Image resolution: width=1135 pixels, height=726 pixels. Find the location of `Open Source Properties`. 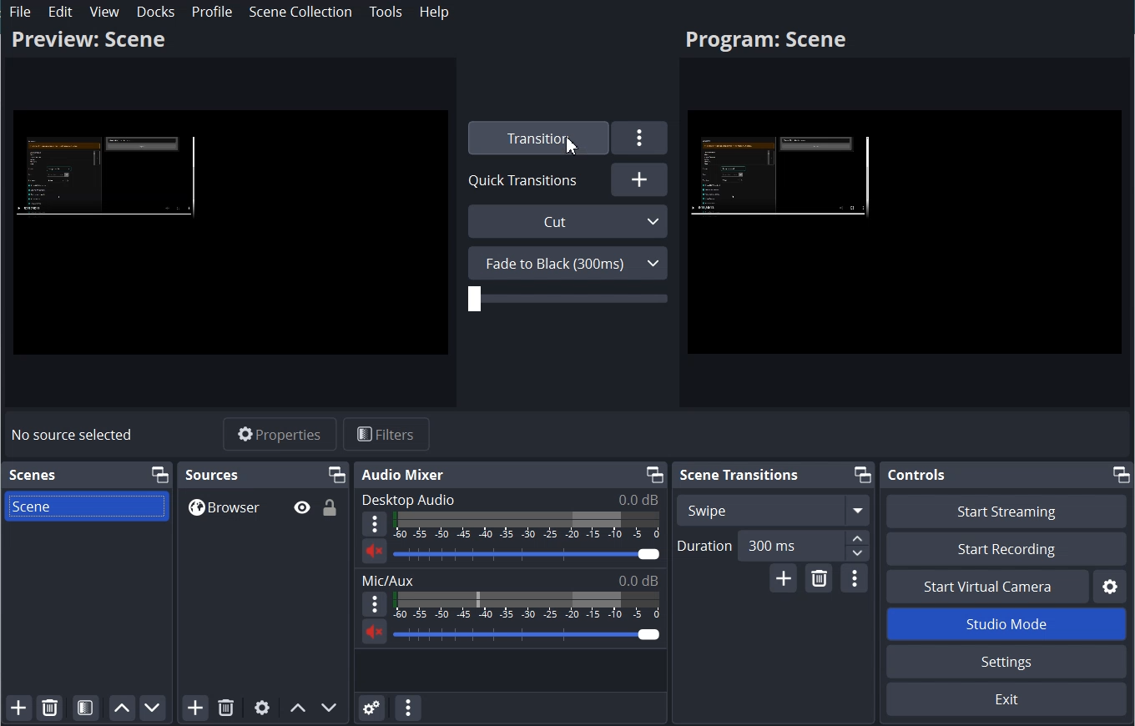

Open Source Properties is located at coordinates (261, 708).